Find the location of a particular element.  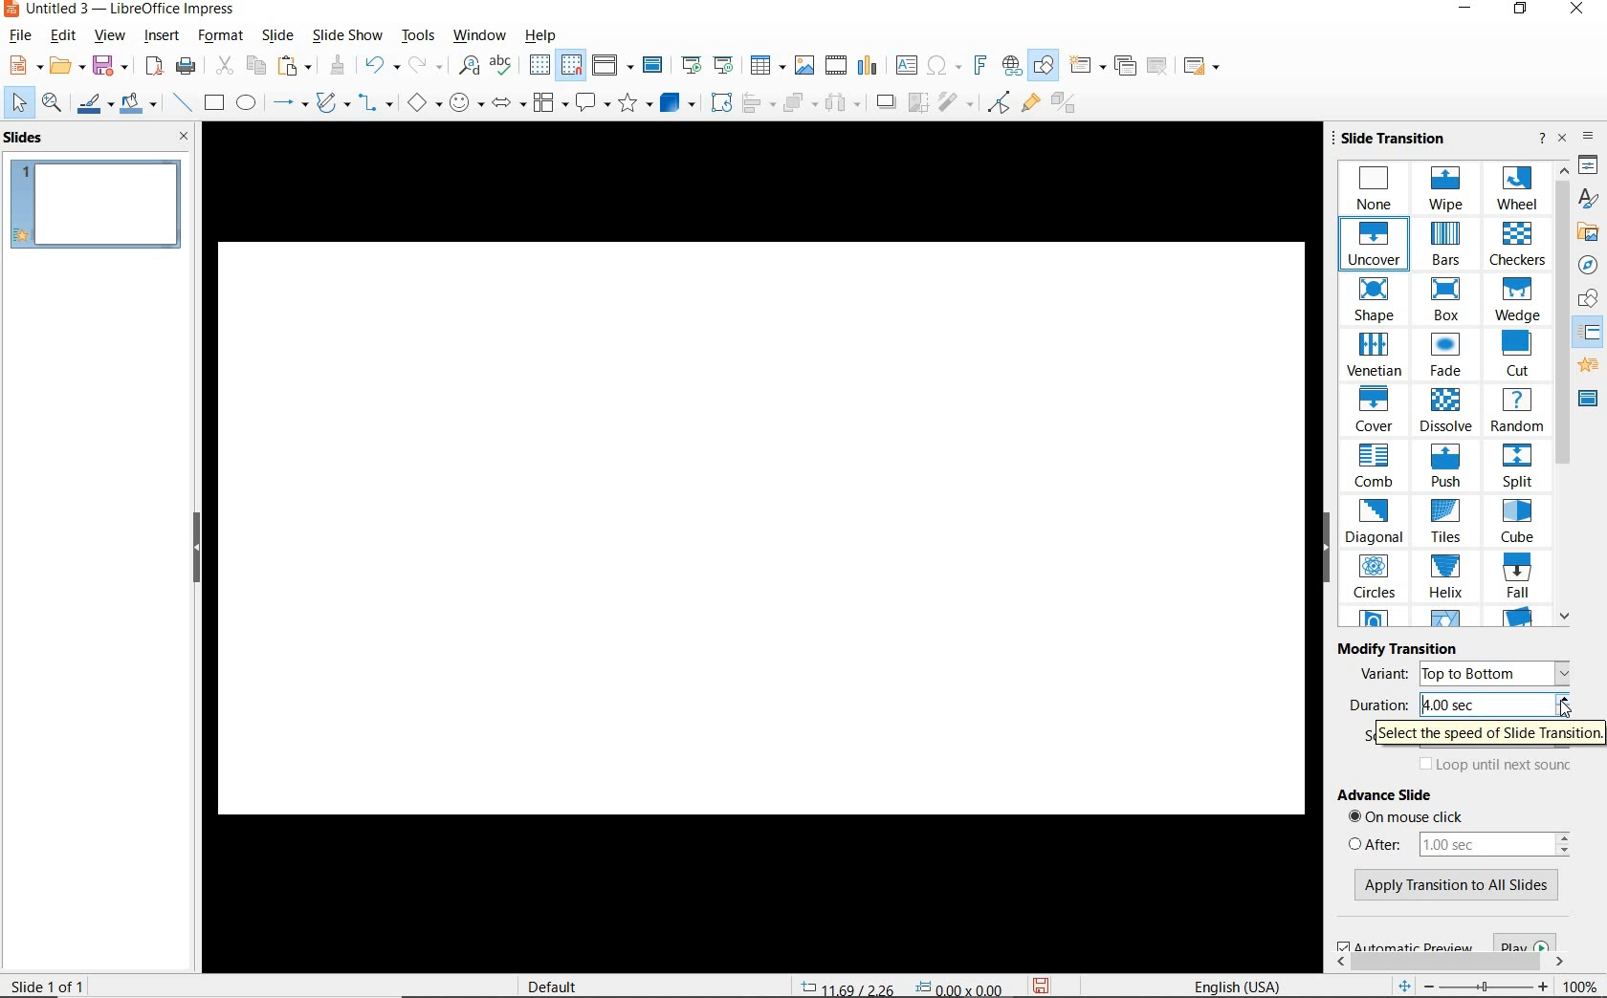

WIPE is located at coordinates (1450, 189).